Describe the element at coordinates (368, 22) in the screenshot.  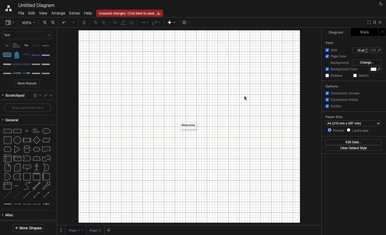
I see `Fullscreen` at that location.